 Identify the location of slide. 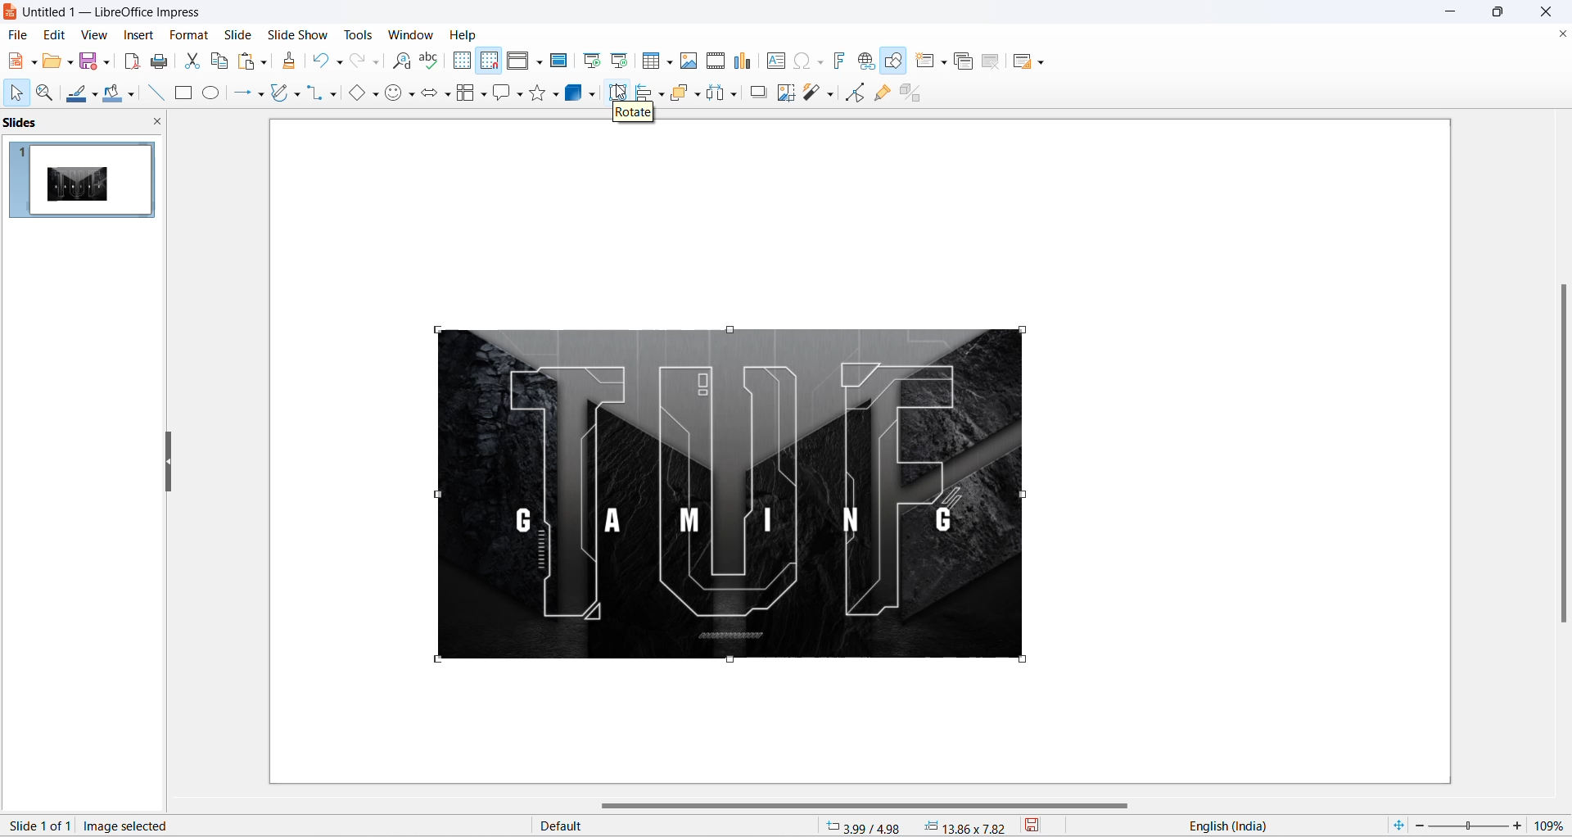
(238, 34).